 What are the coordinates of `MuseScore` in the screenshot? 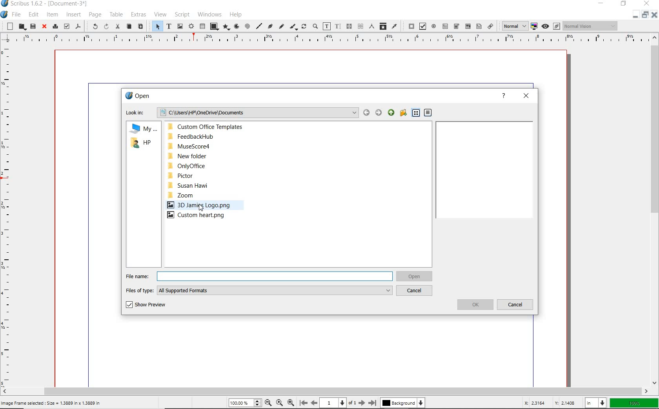 It's located at (213, 146).